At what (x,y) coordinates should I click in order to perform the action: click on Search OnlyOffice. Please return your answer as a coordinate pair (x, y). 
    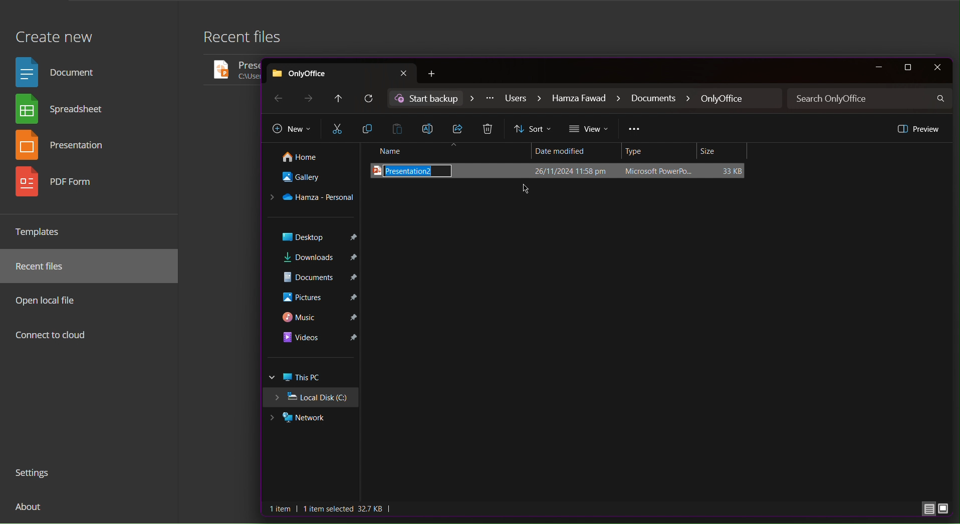
    Looking at the image, I should click on (871, 99).